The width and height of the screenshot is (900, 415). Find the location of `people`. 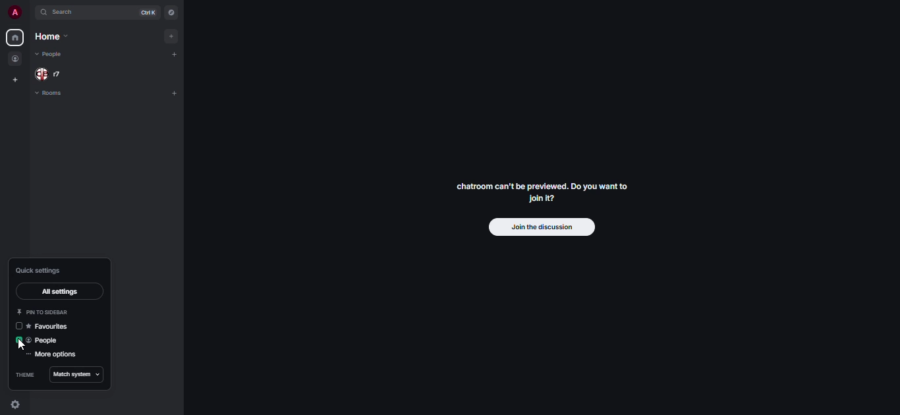

people is located at coordinates (45, 341).